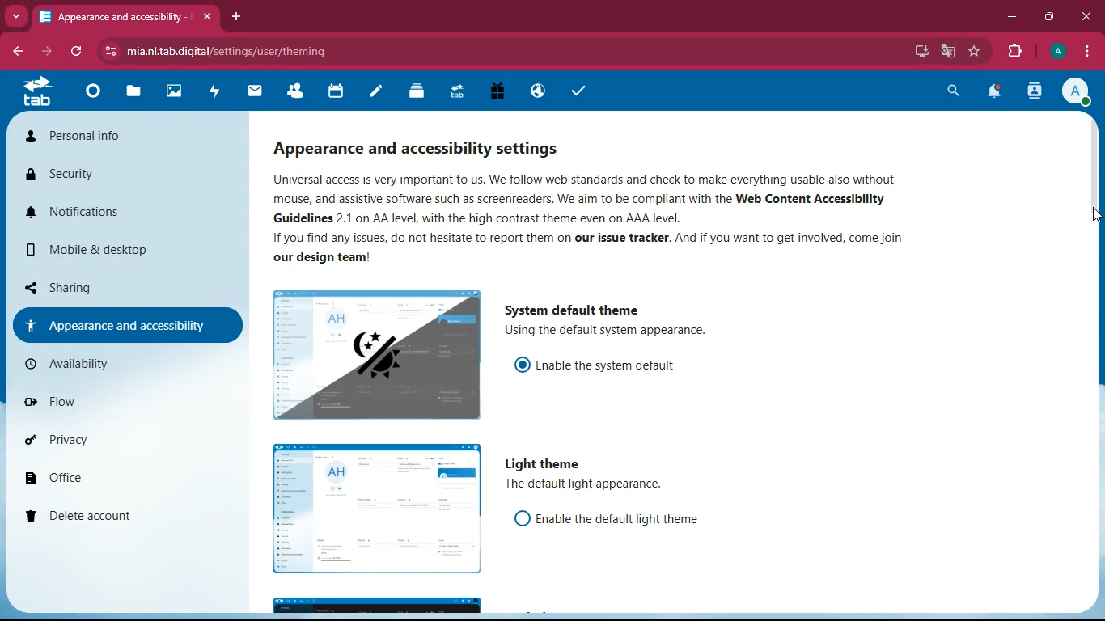 Image resolution: width=1105 pixels, height=621 pixels. Describe the element at coordinates (215, 92) in the screenshot. I see `activity` at that location.